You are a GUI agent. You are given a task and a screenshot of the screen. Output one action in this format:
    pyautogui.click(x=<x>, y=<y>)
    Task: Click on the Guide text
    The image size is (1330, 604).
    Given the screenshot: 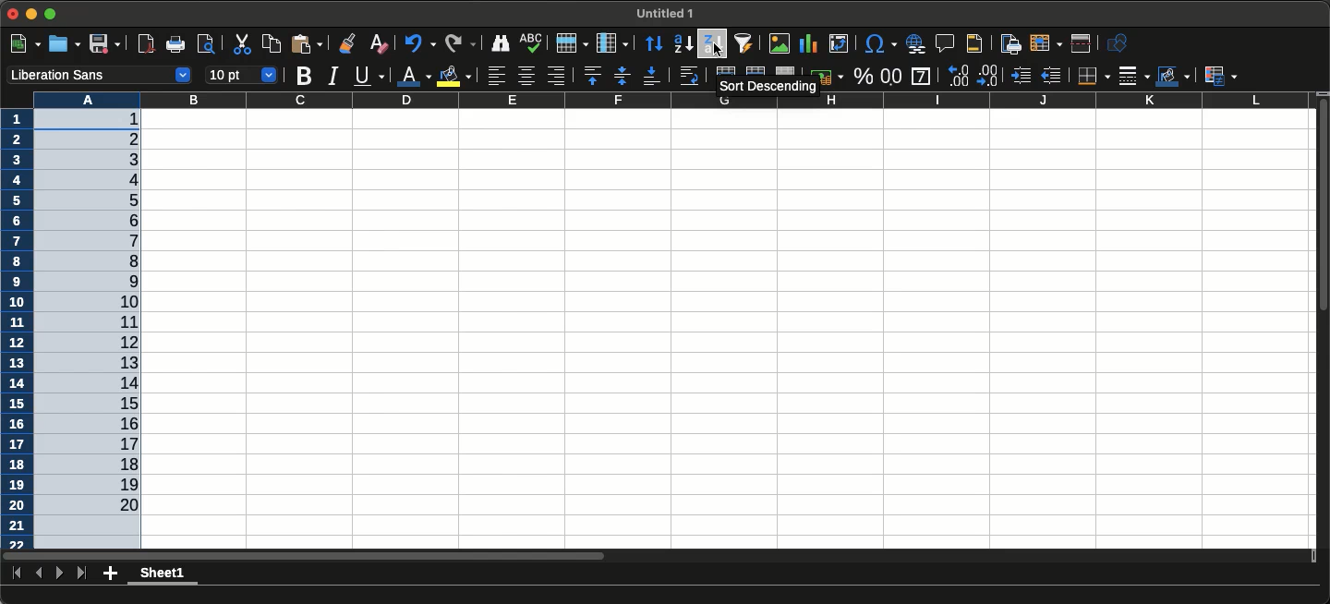 What is the action you would take?
    pyautogui.click(x=768, y=86)
    